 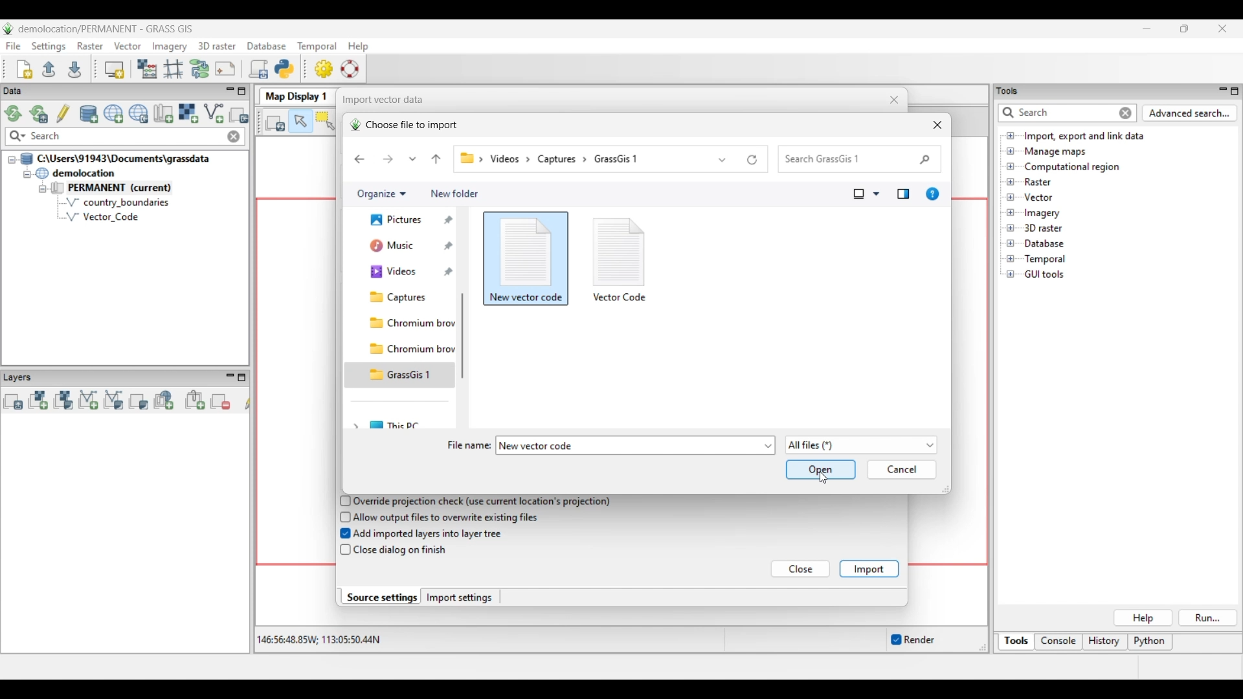 What do you see at coordinates (1222, 28) in the screenshot?
I see `Close interface` at bounding box center [1222, 28].